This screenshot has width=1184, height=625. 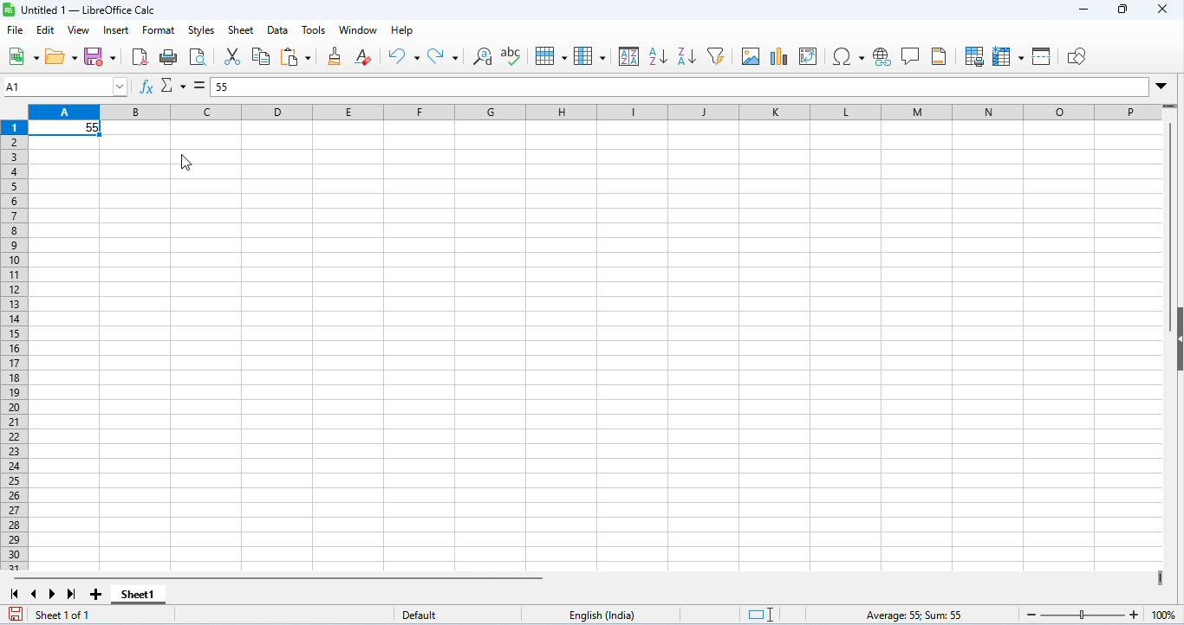 What do you see at coordinates (680, 87) in the screenshot?
I see `formula bar` at bounding box center [680, 87].